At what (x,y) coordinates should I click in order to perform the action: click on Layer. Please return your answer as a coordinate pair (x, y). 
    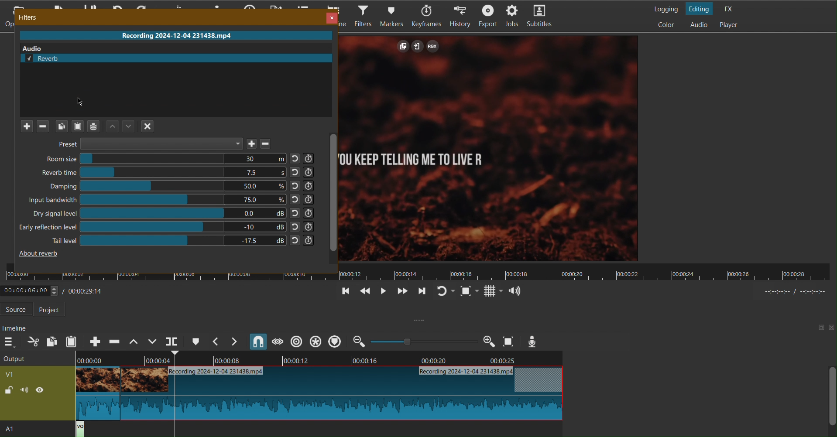
    Looking at the image, I should click on (93, 126).